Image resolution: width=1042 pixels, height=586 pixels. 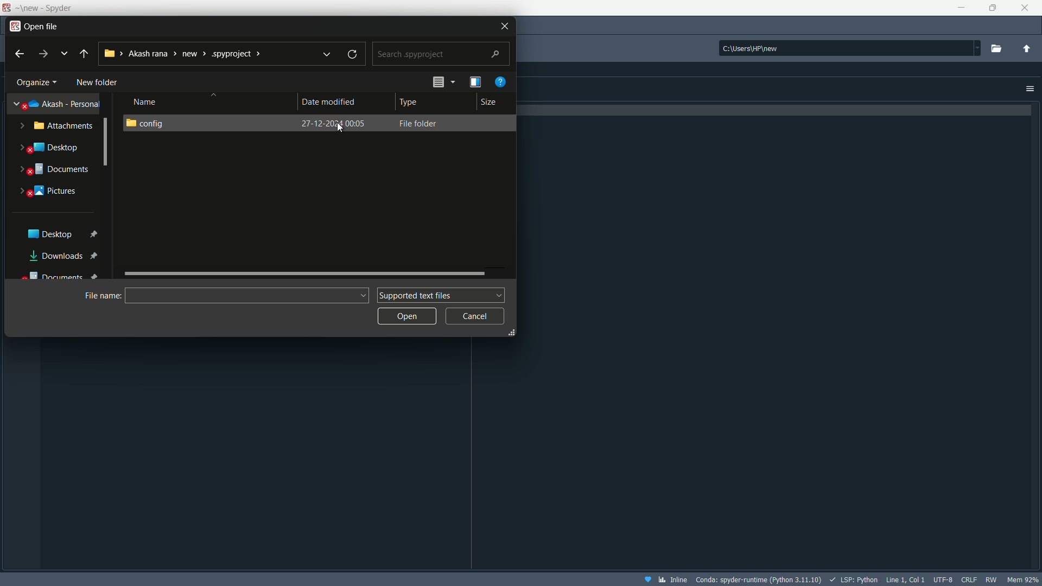 I want to click on cancel, so click(x=478, y=316).